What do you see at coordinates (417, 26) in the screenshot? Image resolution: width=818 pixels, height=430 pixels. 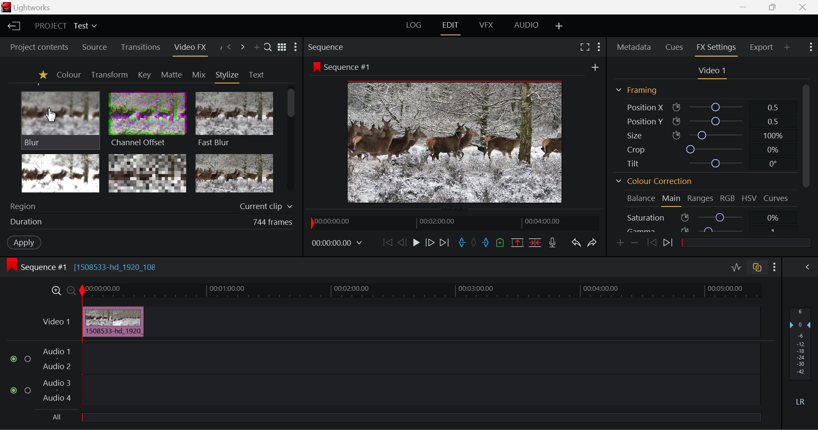 I see `LOG Layout` at bounding box center [417, 26].